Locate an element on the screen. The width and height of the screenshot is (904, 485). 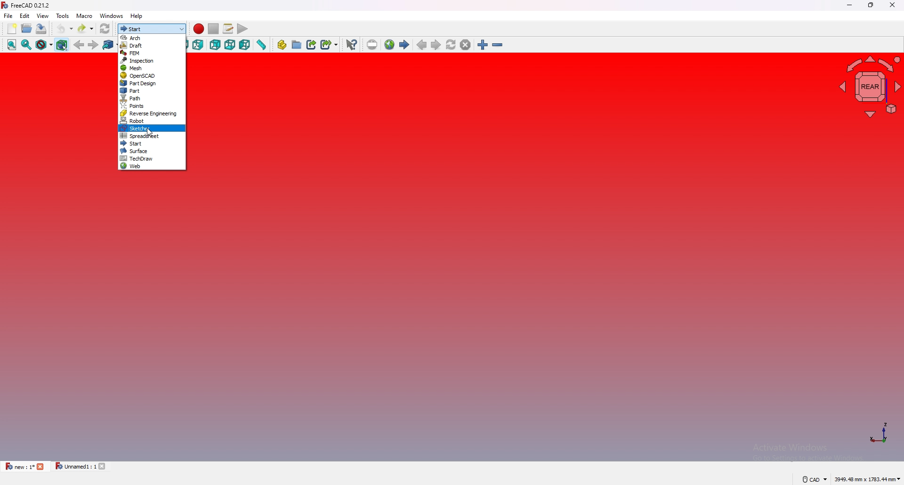
close is located at coordinates (41, 466).